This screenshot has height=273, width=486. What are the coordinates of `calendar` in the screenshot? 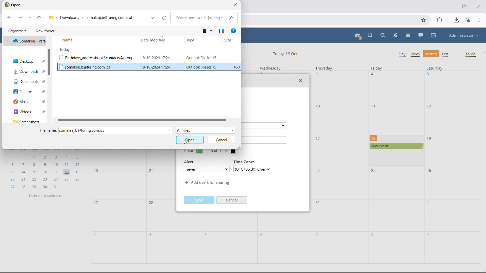 It's located at (434, 35).